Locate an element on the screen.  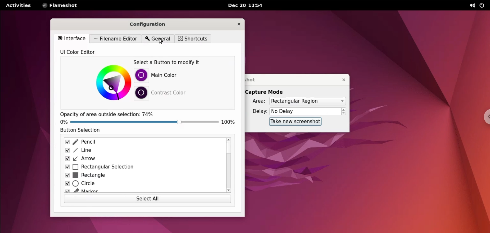
capture mode is located at coordinates (269, 92).